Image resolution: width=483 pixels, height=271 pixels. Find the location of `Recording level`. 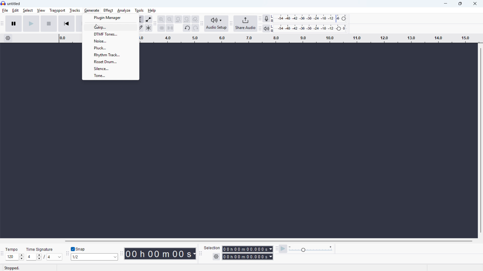

Recording level is located at coordinates (310, 19).